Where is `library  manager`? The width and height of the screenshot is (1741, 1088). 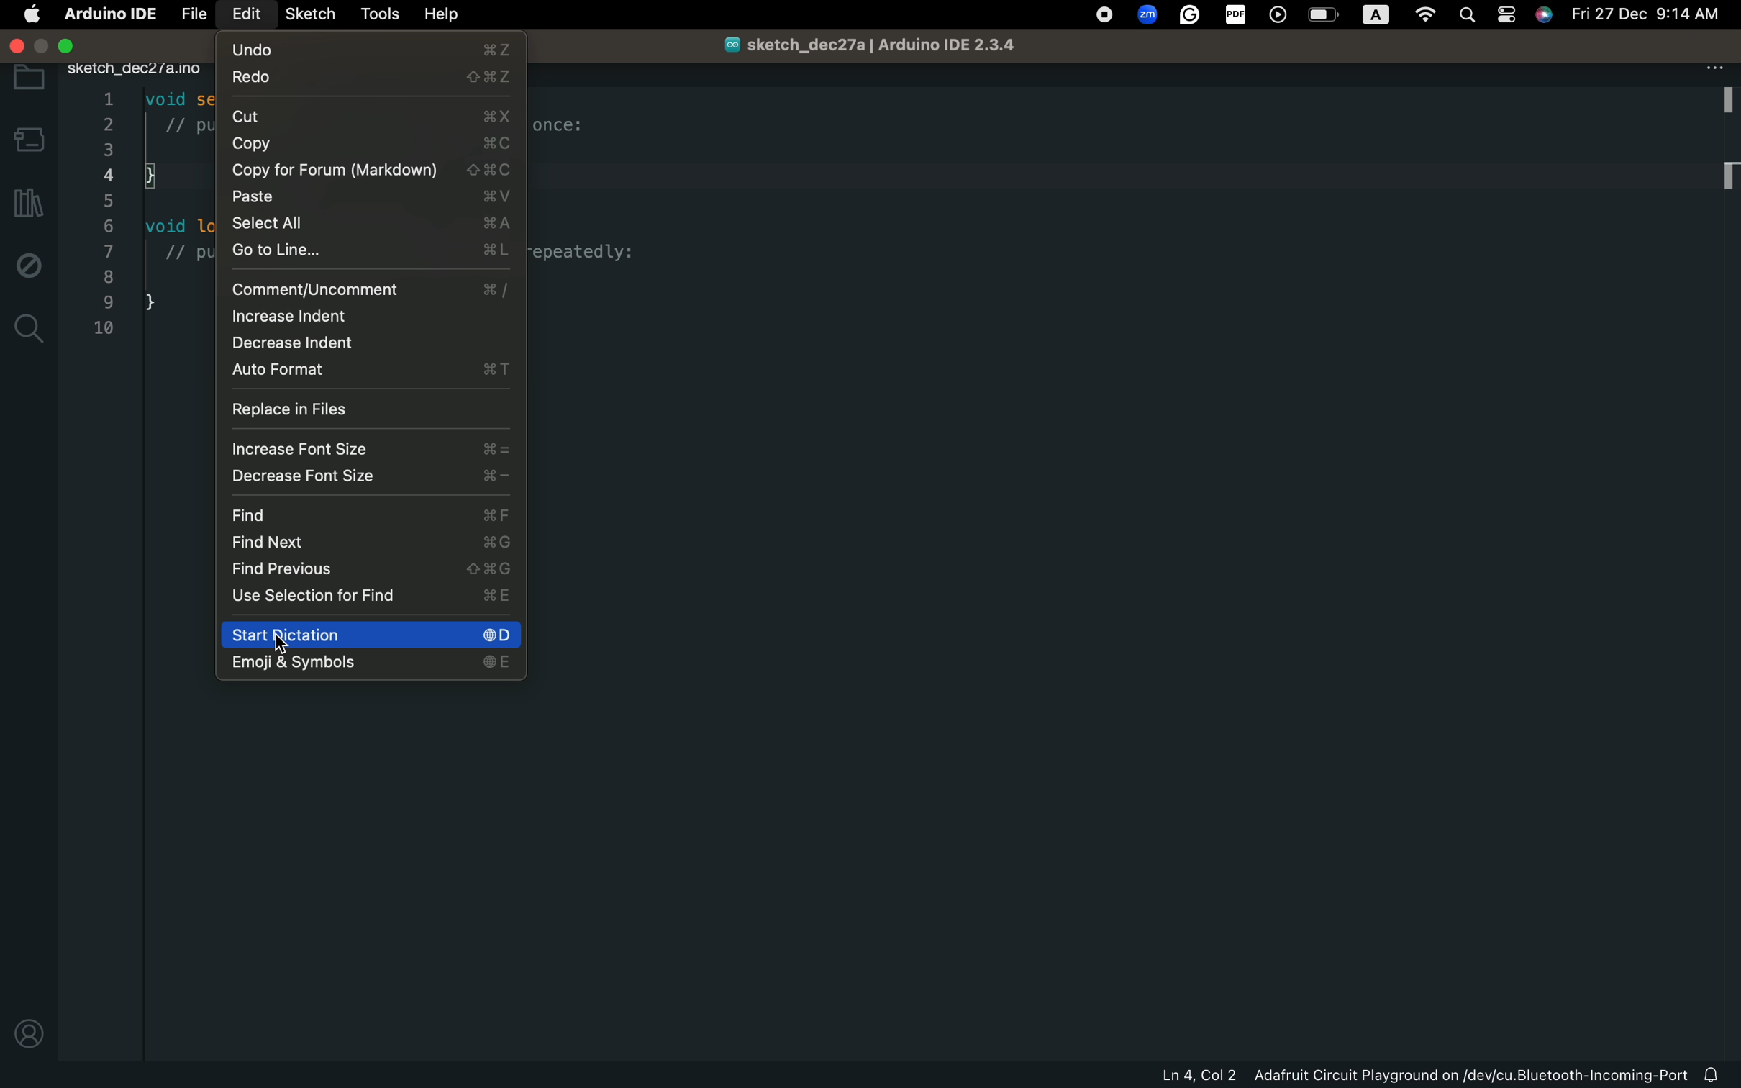
library  manager is located at coordinates (24, 202).